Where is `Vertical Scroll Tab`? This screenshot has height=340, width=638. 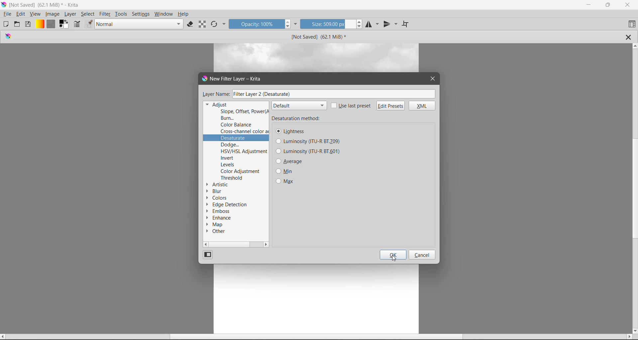
Vertical Scroll Tab is located at coordinates (634, 188).